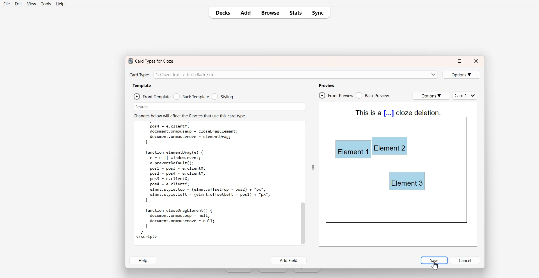 The width and height of the screenshot is (539, 278). What do you see at coordinates (476, 61) in the screenshot?
I see `Close` at bounding box center [476, 61].